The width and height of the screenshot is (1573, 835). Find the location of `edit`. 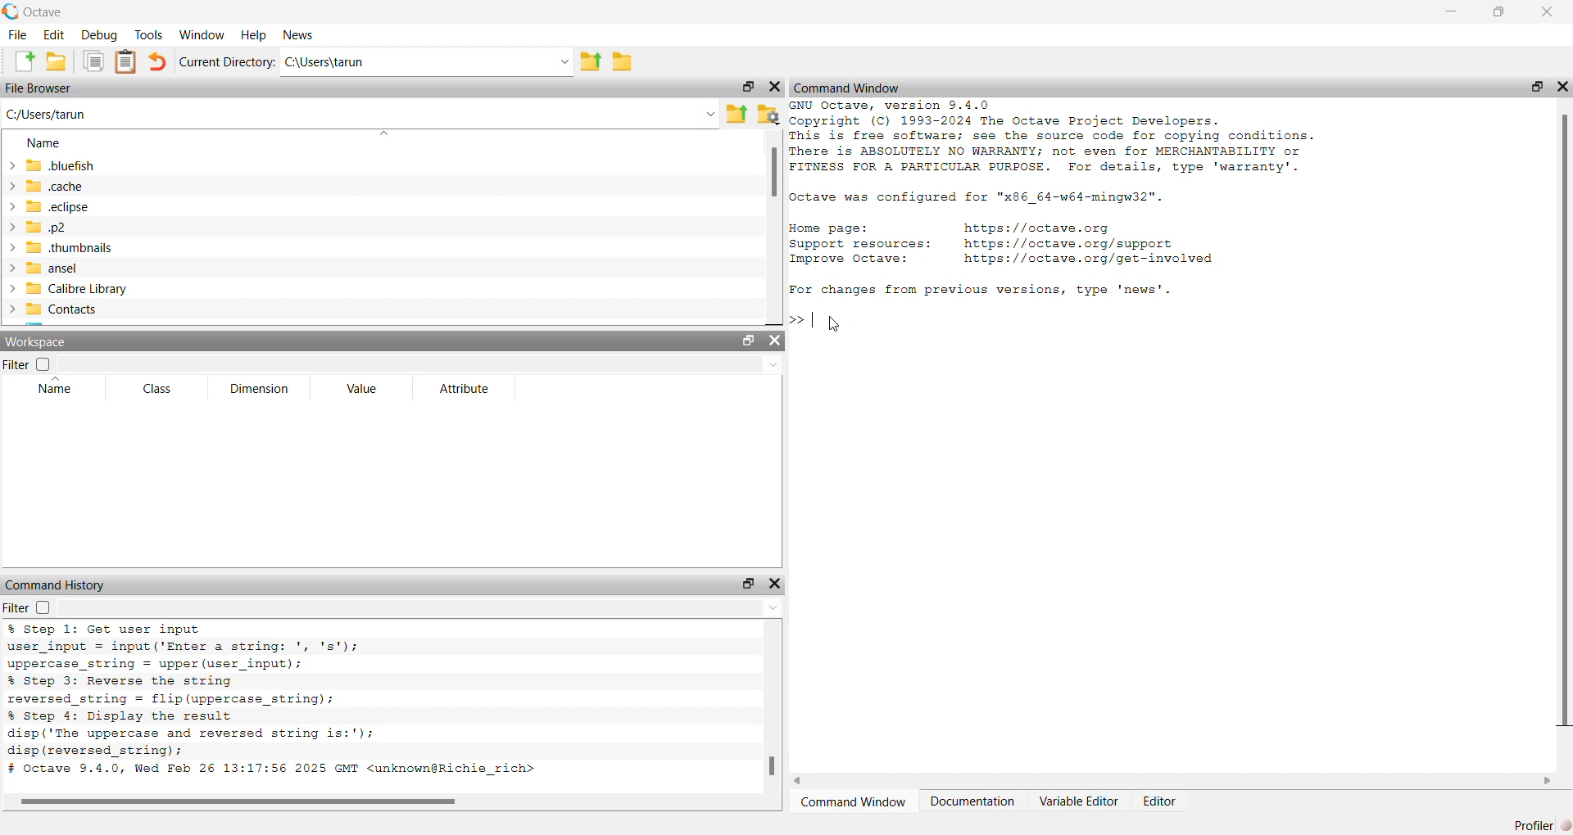

edit is located at coordinates (57, 34).